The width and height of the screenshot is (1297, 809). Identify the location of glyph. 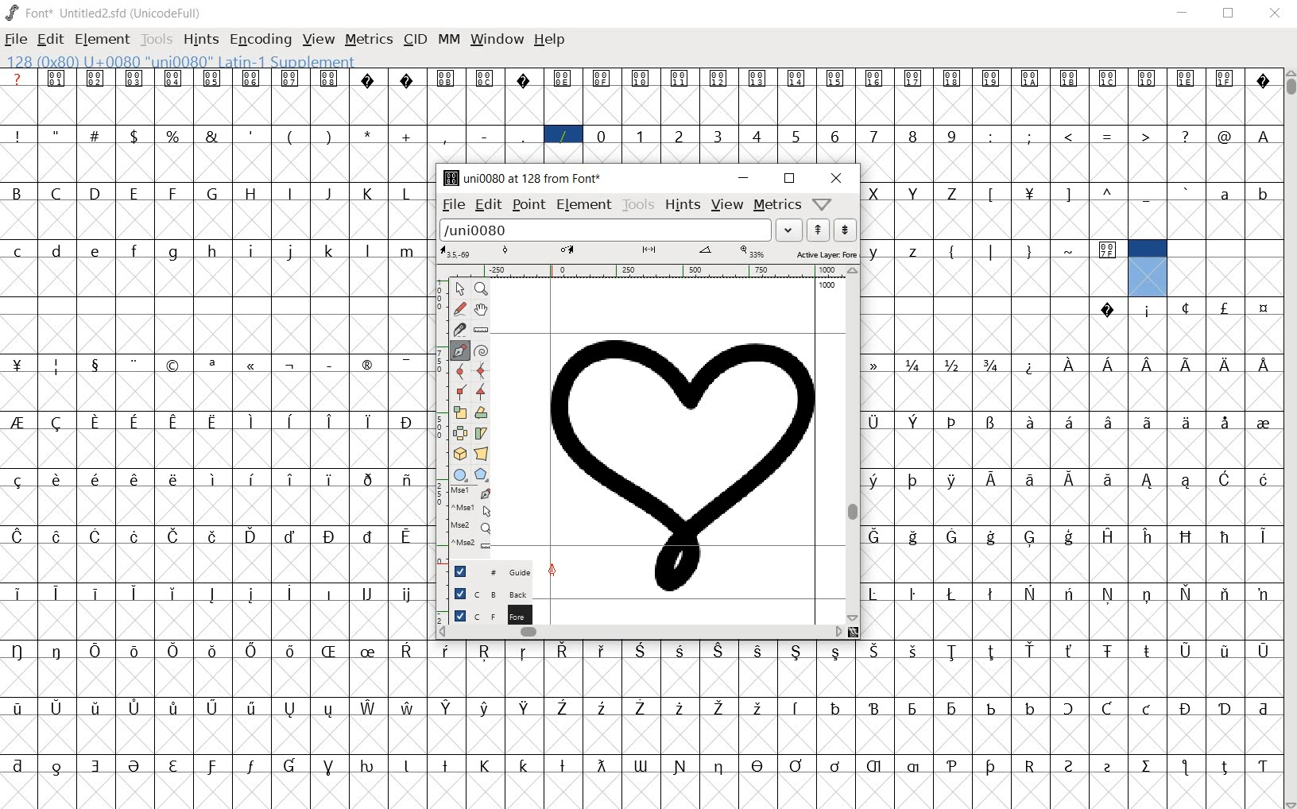
(368, 134).